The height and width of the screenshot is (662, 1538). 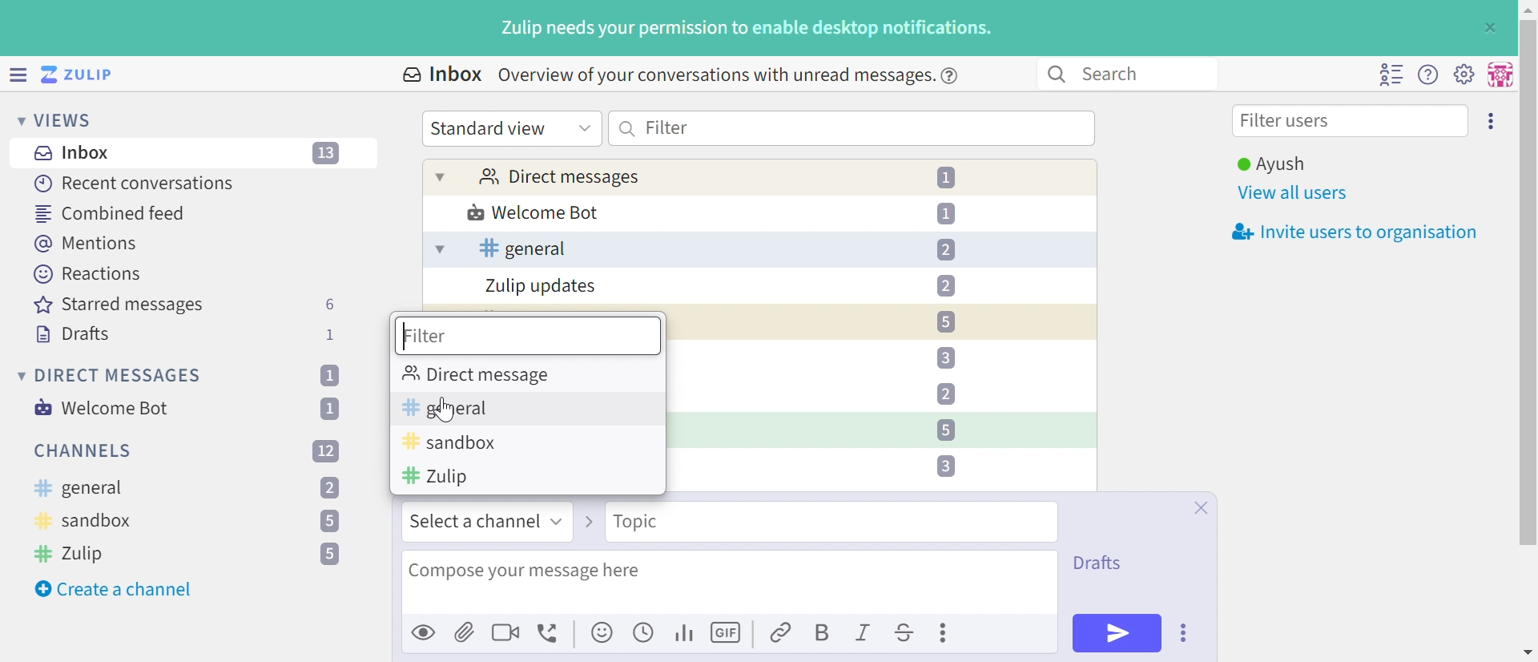 What do you see at coordinates (1294, 194) in the screenshot?
I see `View all users` at bounding box center [1294, 194].